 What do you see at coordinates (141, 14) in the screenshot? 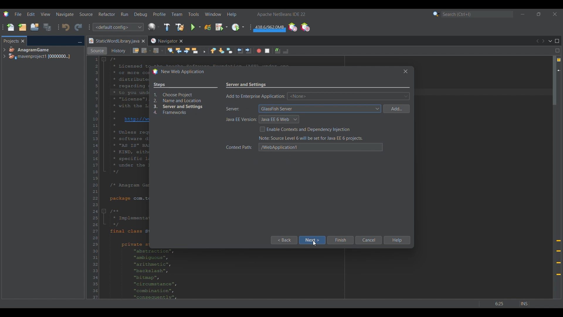
I see `Debug menu` at bounding box center [141, 14].